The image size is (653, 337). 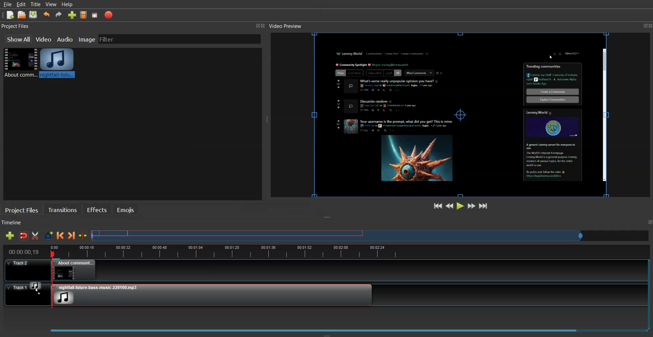 What do you see at coordinates (57, 63) in the screenshot?
I see `Audio Clip added` at bounding box center [57, 63].